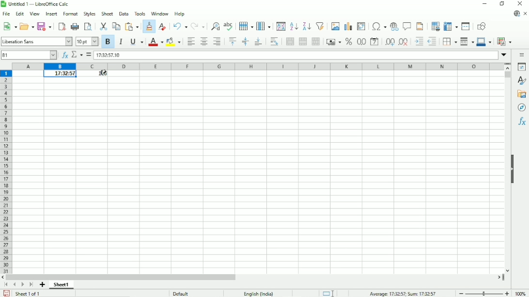 The image size is (529, 297). I want to click on Function wizard, so click(63, 55).